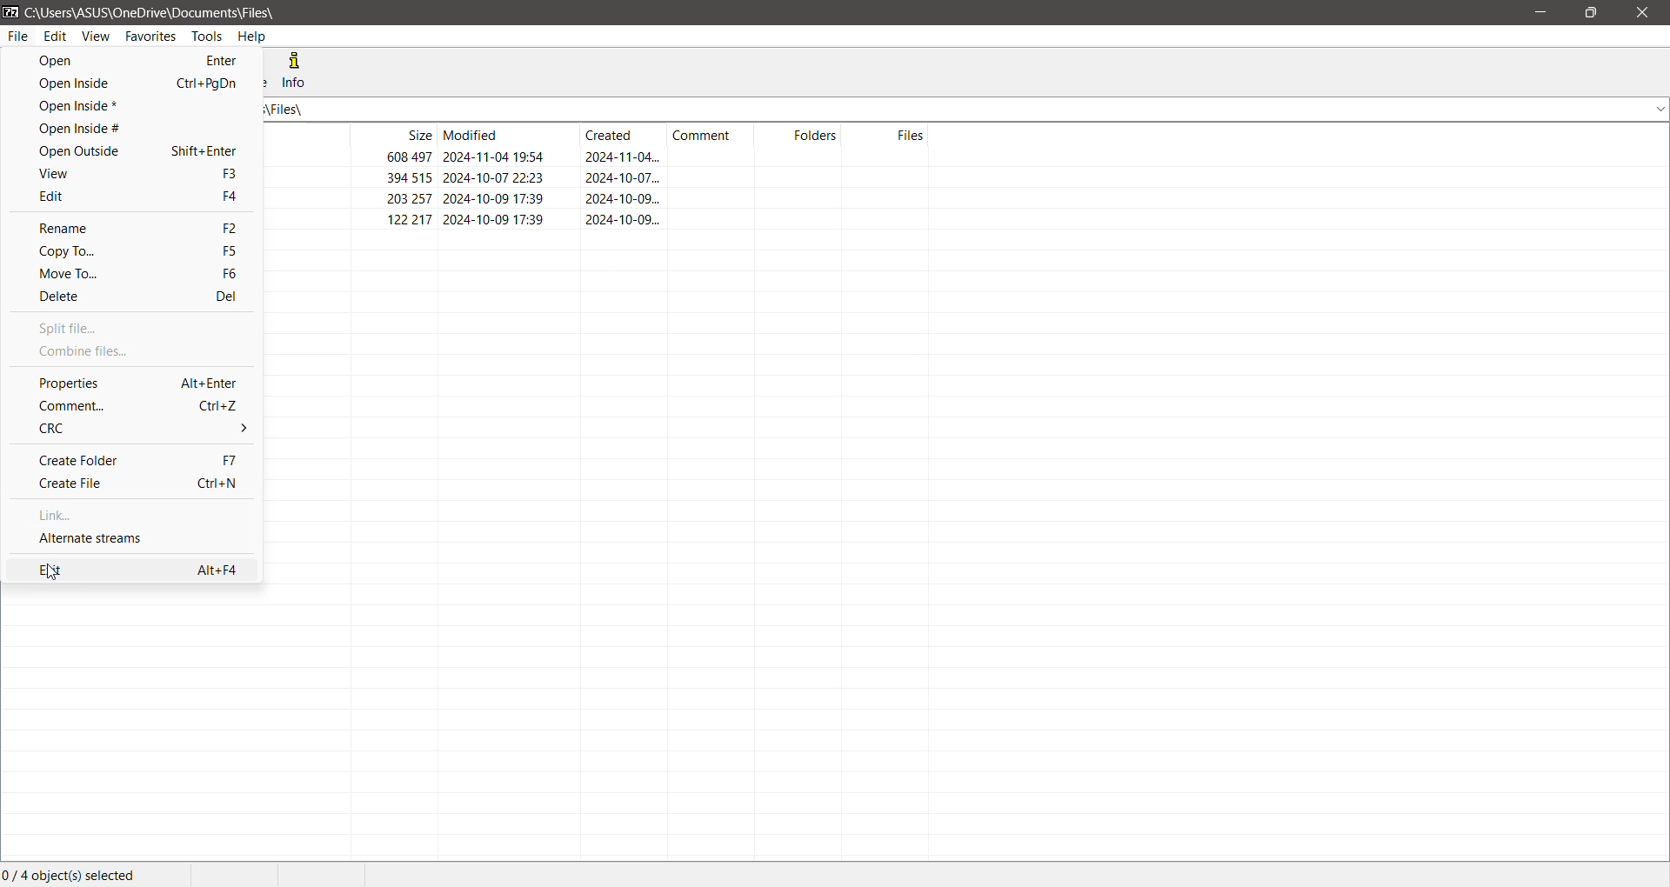 Image resolution: width=1670 pixels, height=887 pixels. I want to click on Close, so click(1646, 12).